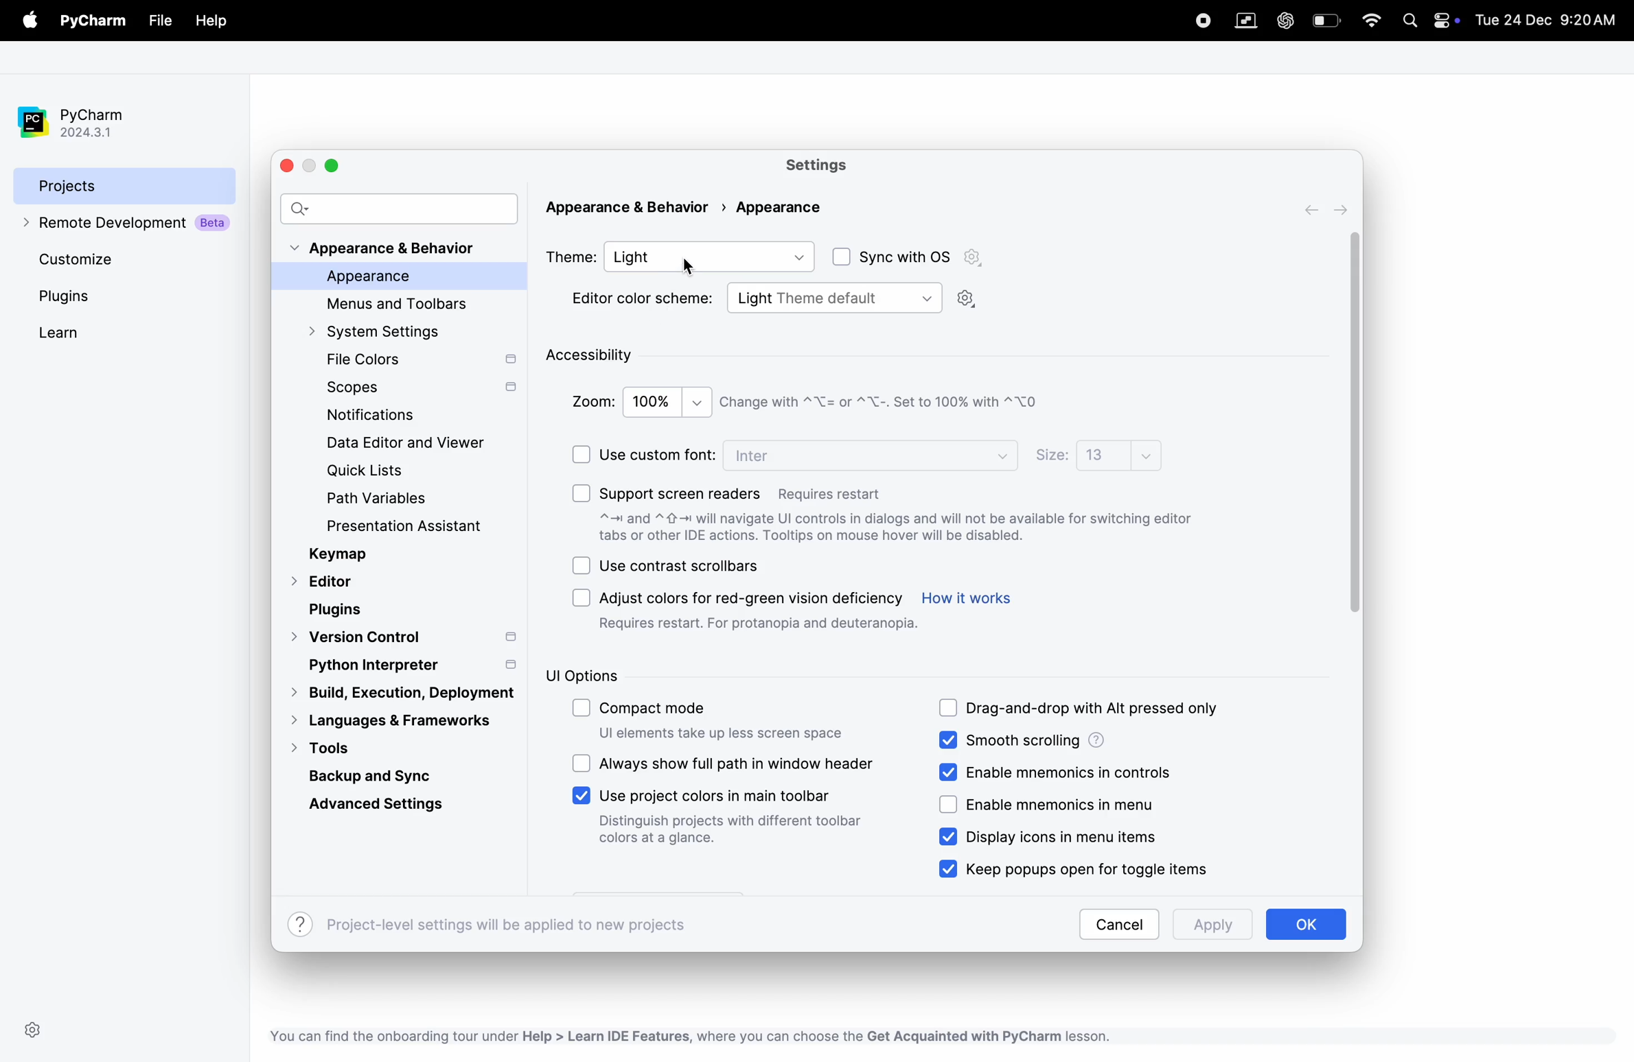 The height and width of the screenshot is (1062, 1634). Describe the element at coordinates (1087, 741) in the screenshot. I see `smooth scrolloing` at that location.